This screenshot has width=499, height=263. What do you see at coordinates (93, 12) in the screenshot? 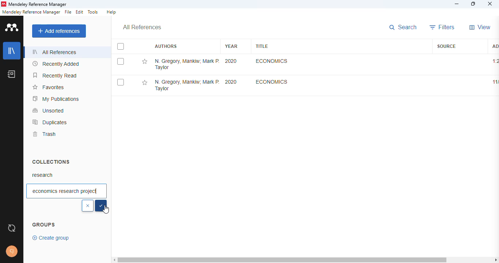
I see `tools` at bounding box center [93, 12].